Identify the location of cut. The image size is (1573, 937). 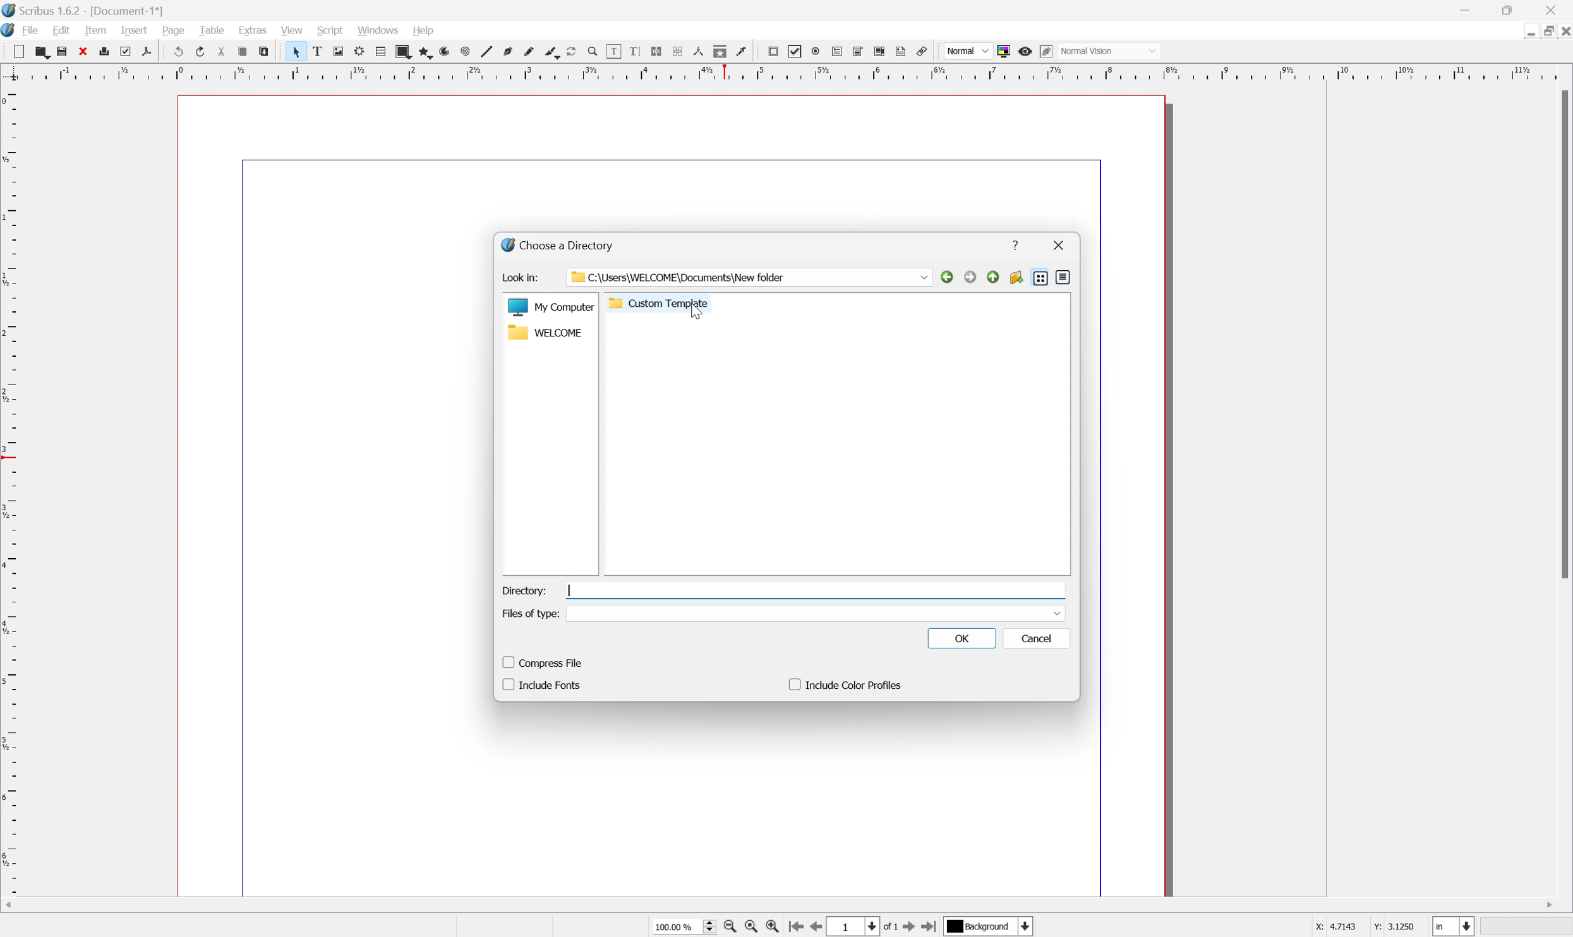
(217, 52).